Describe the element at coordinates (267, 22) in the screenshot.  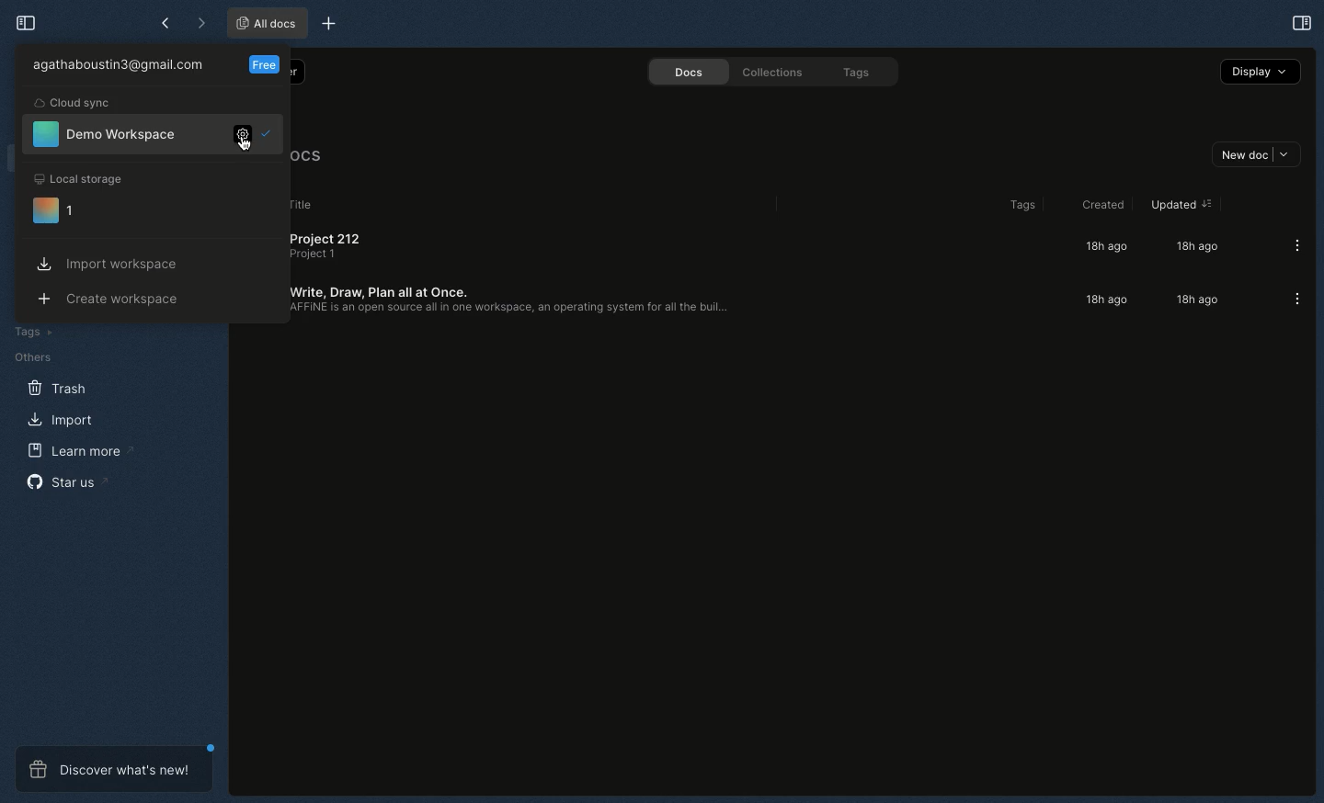
I see `All docs` at that location.